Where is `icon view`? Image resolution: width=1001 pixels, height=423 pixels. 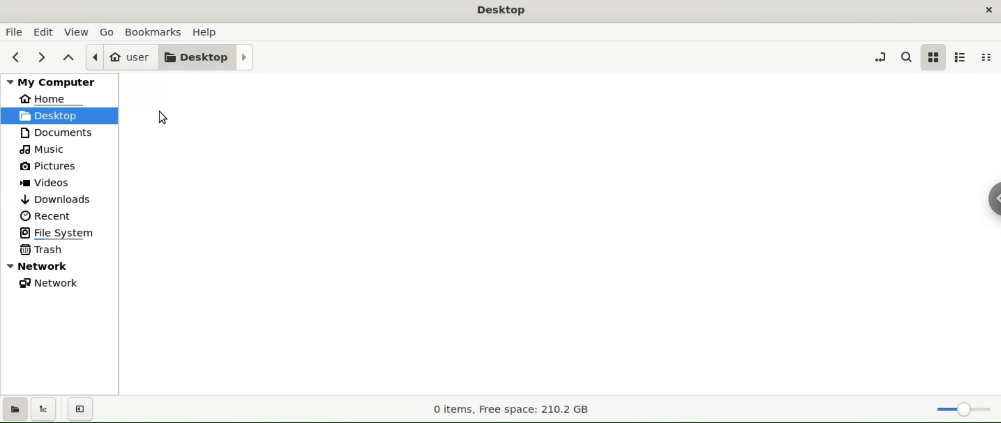 icon view is located at coordinates (934, 57).